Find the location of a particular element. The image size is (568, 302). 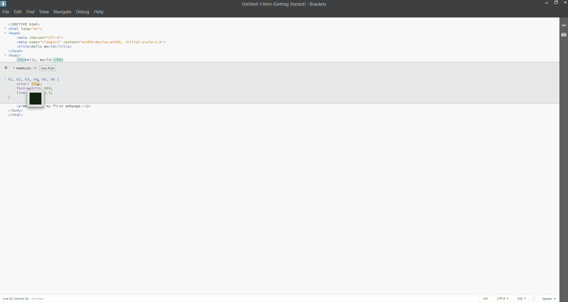

new rule is located at coordinates (47, 68).